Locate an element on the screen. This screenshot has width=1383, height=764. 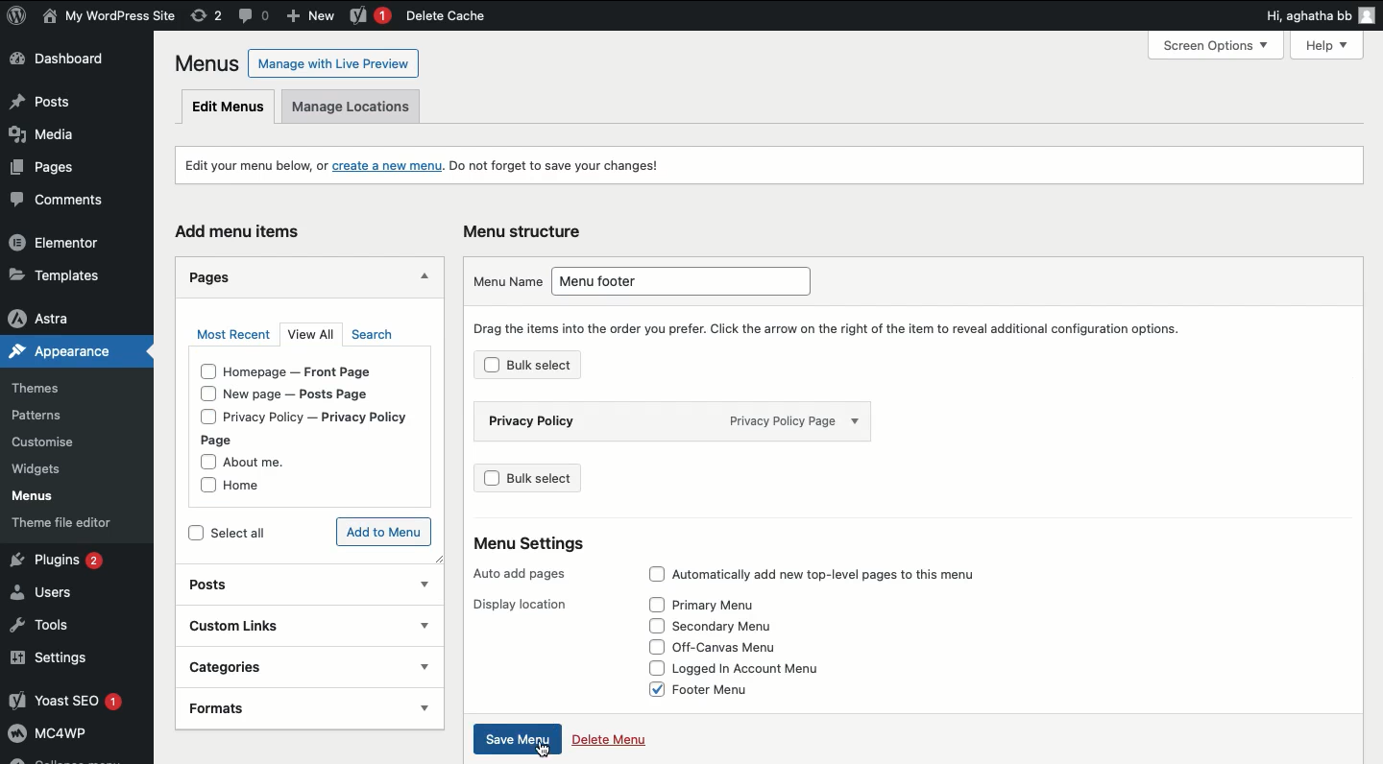
Homepage ~ Front page is located at coordinates (313, 371).